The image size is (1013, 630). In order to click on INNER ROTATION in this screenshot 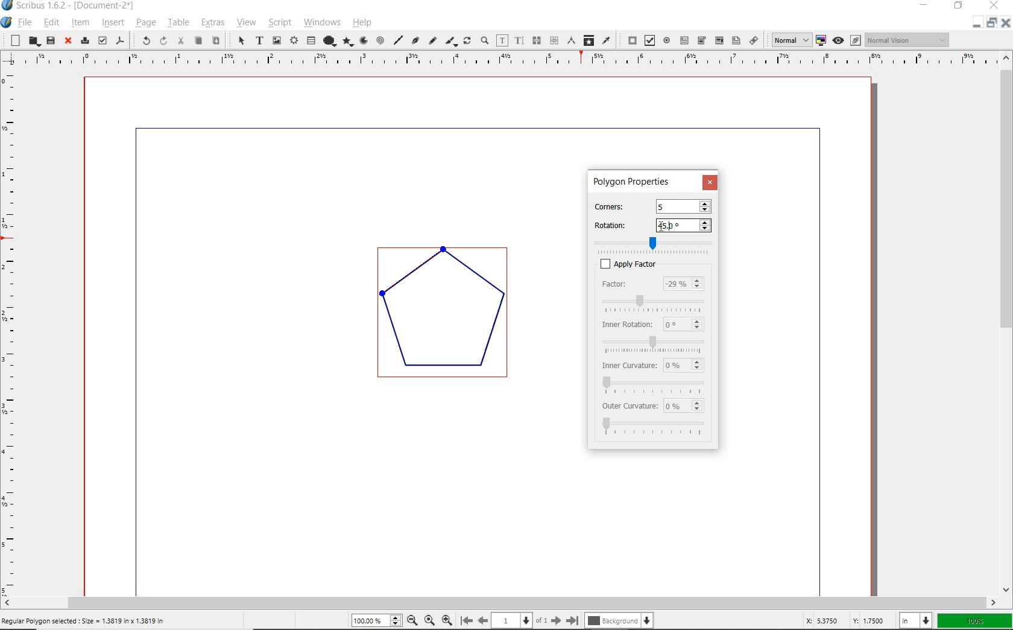, I will do `click(626, 323)`.